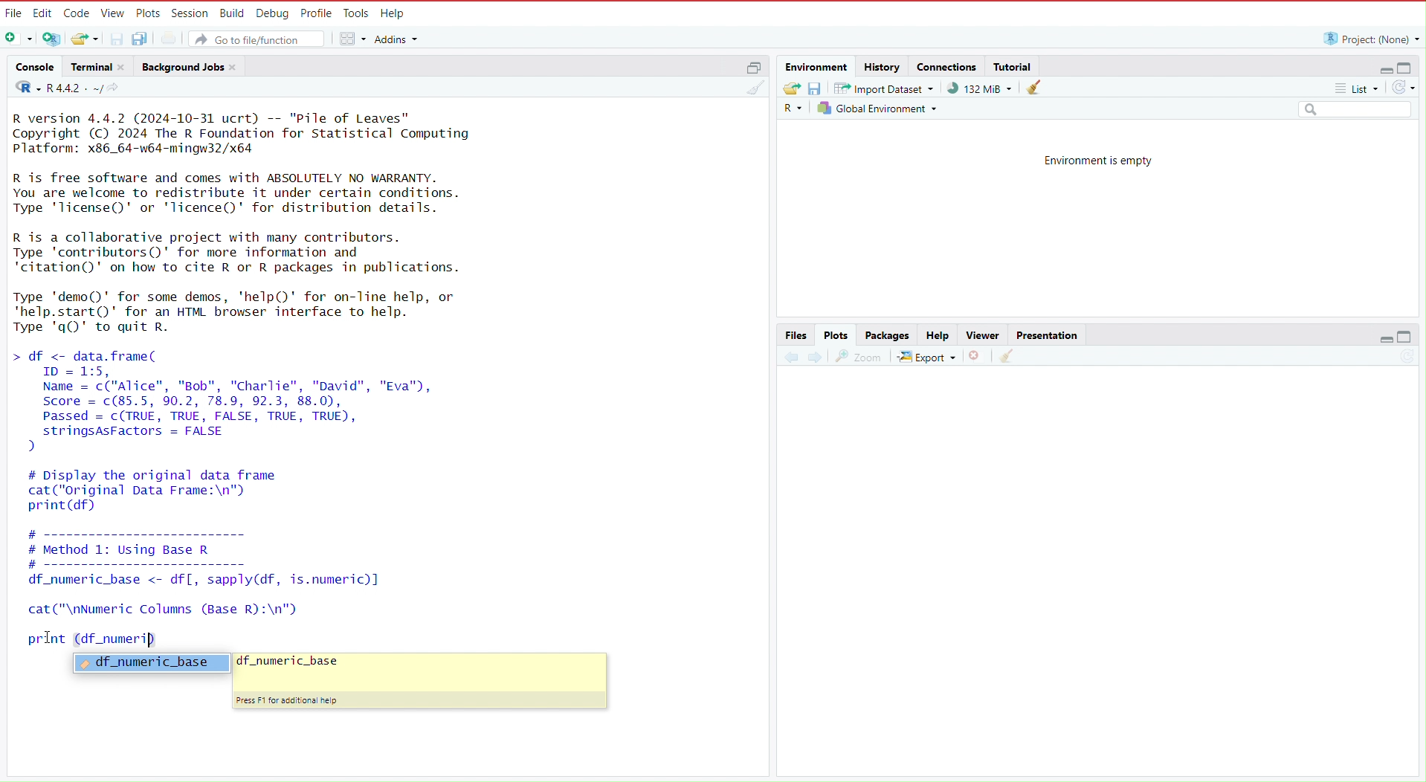  Describe the element at coordinates (76, 10) in the screenshot. I see `Code` at that location.